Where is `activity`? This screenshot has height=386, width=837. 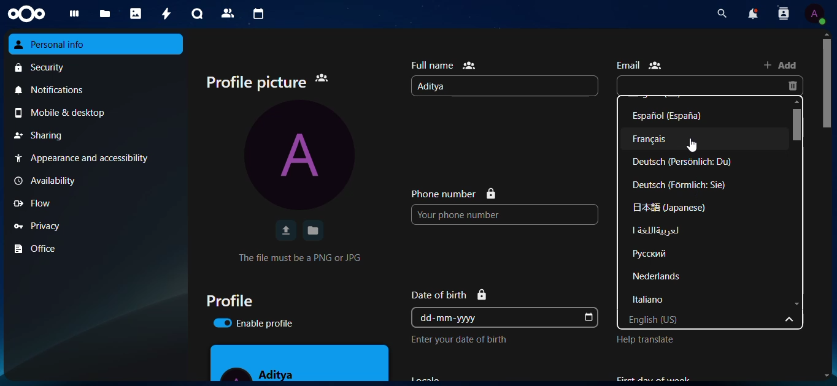 activity is located at coordinates (163, 13).